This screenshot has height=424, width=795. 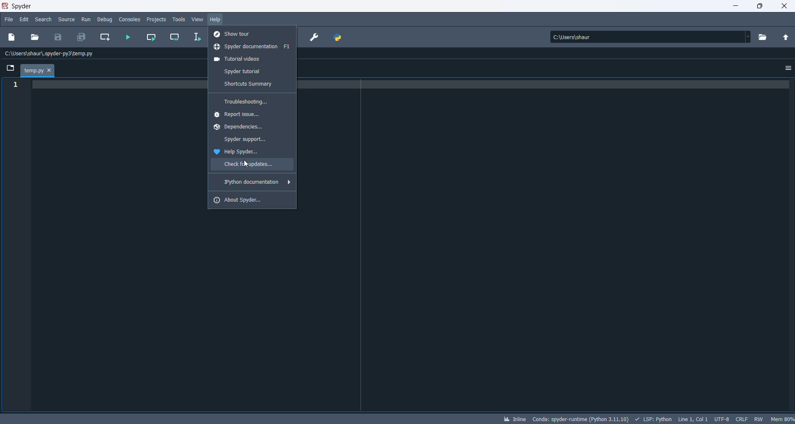 What do you see at coordinates (53, 54) in the screenshot?
I see `file path` at bounding box center [53, 54].